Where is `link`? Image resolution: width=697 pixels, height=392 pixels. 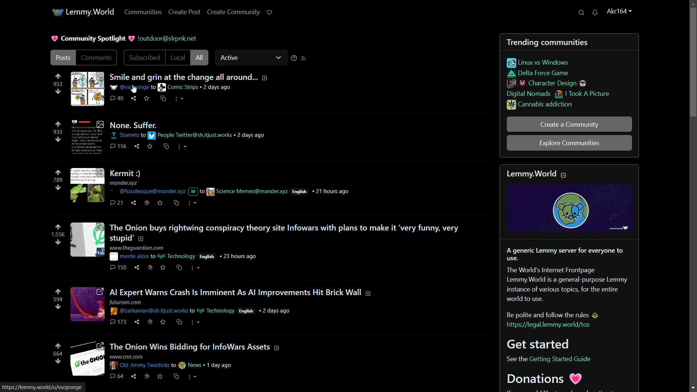
link is located at coordinates (147, 377).